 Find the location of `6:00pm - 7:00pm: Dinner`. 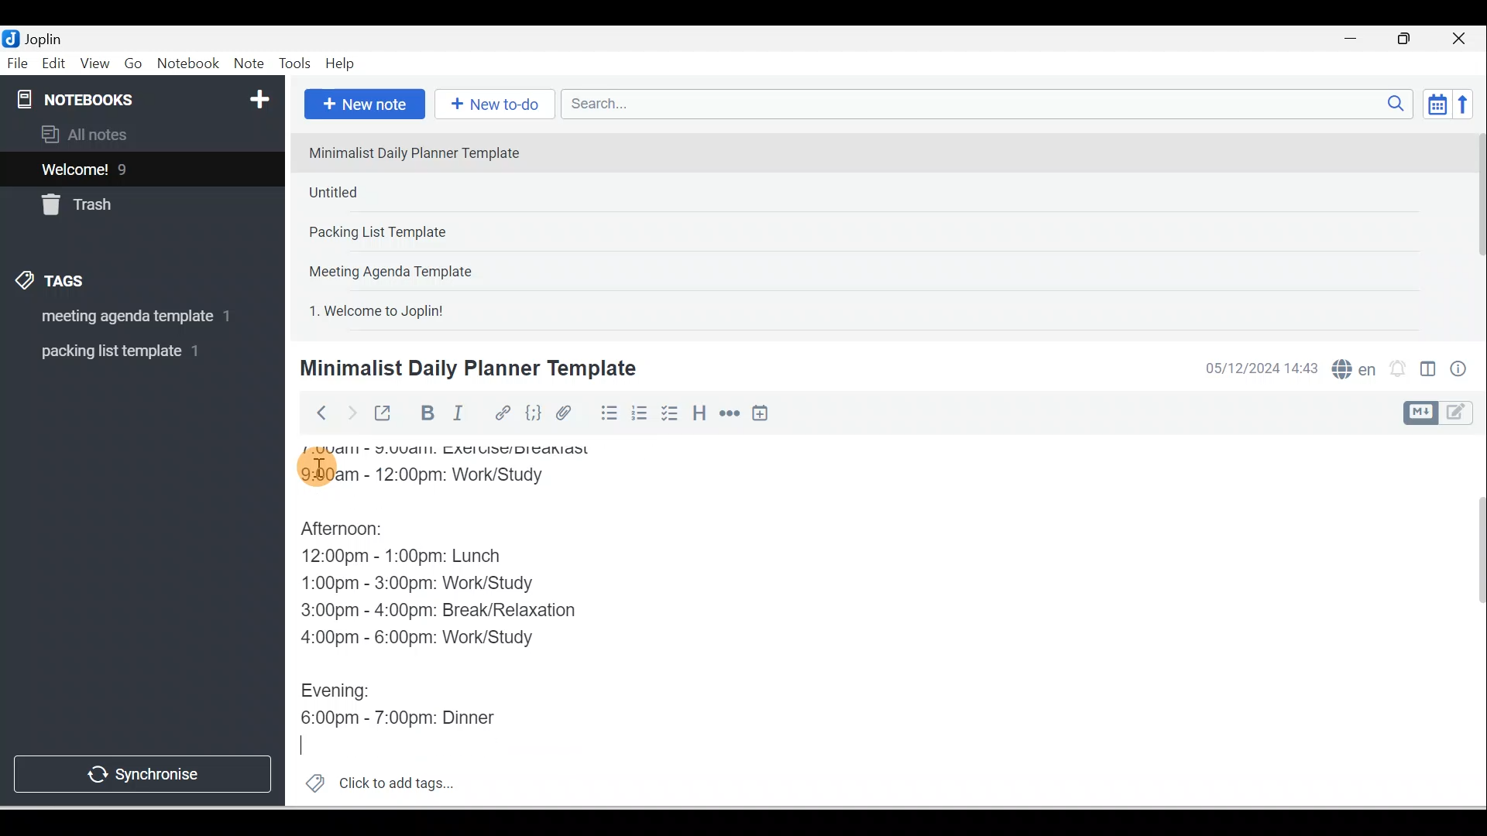

6:00pm - 7:00pm: Dinner is located at coordinates (411, 718).